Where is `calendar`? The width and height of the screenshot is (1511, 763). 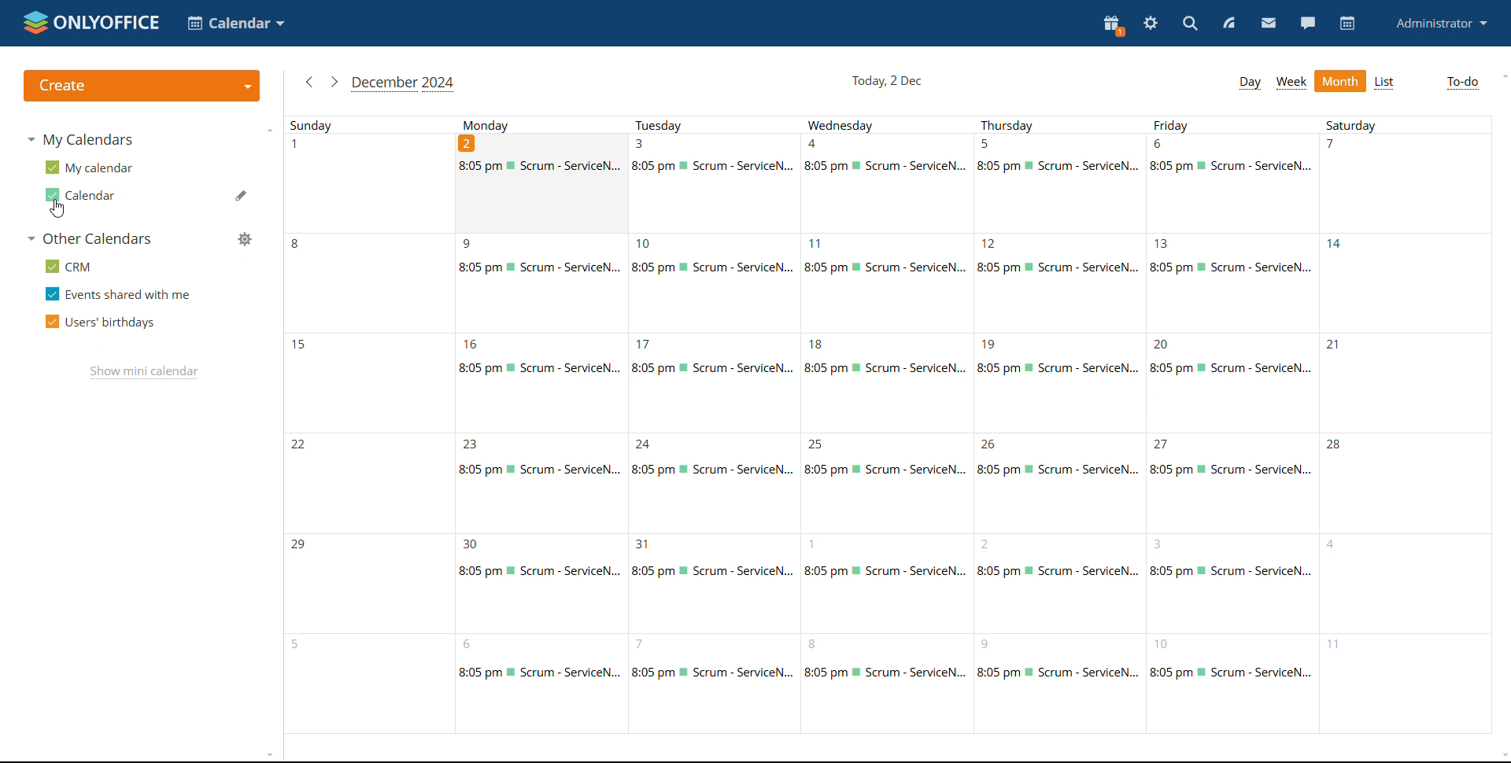 calendar is located at coordinates (81, 195).